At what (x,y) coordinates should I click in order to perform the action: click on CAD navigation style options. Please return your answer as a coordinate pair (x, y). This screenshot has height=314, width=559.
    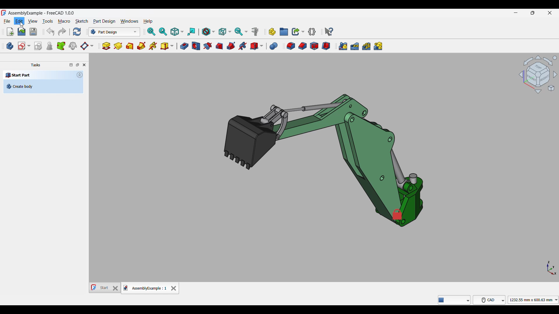
    Looking at the image, I should click on (489, 300).